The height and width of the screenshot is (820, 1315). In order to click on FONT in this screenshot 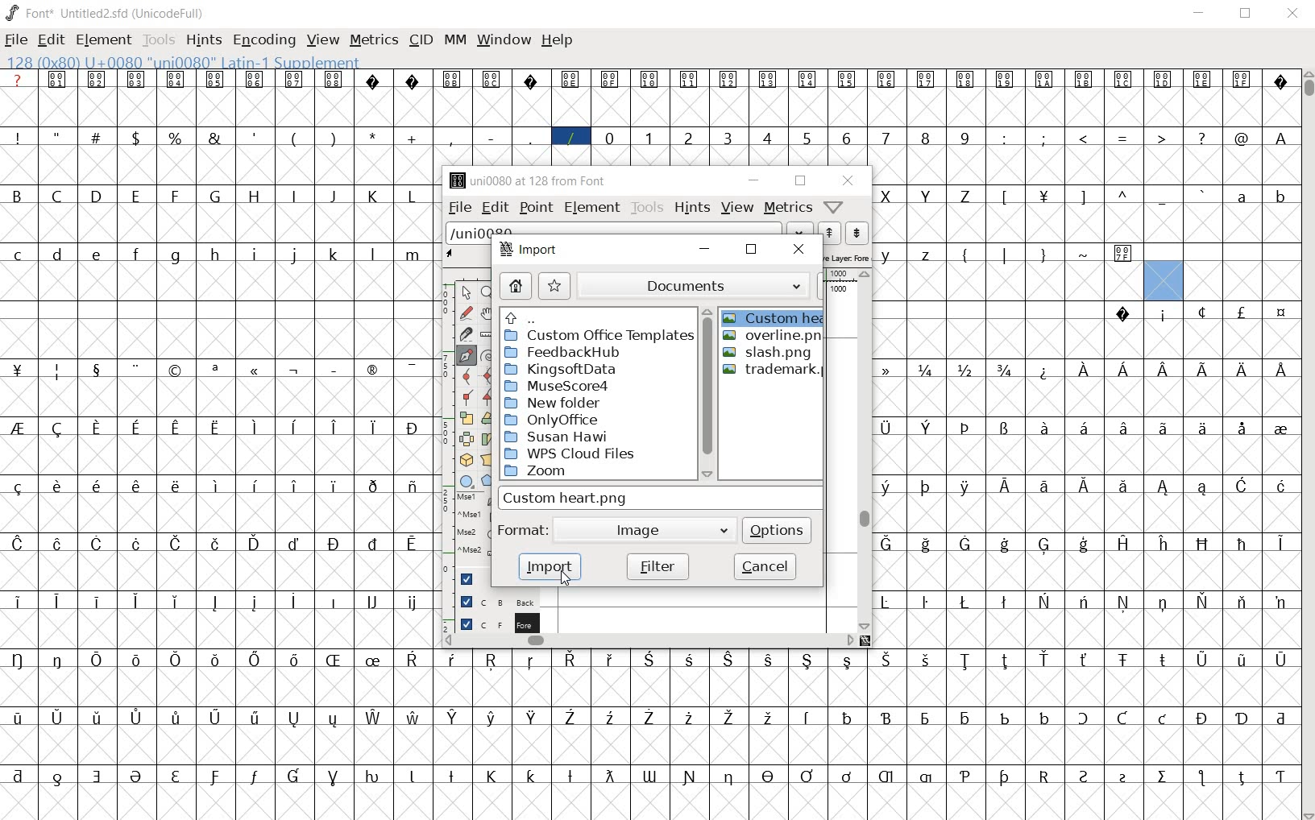, I will do `click(29, 12)`.